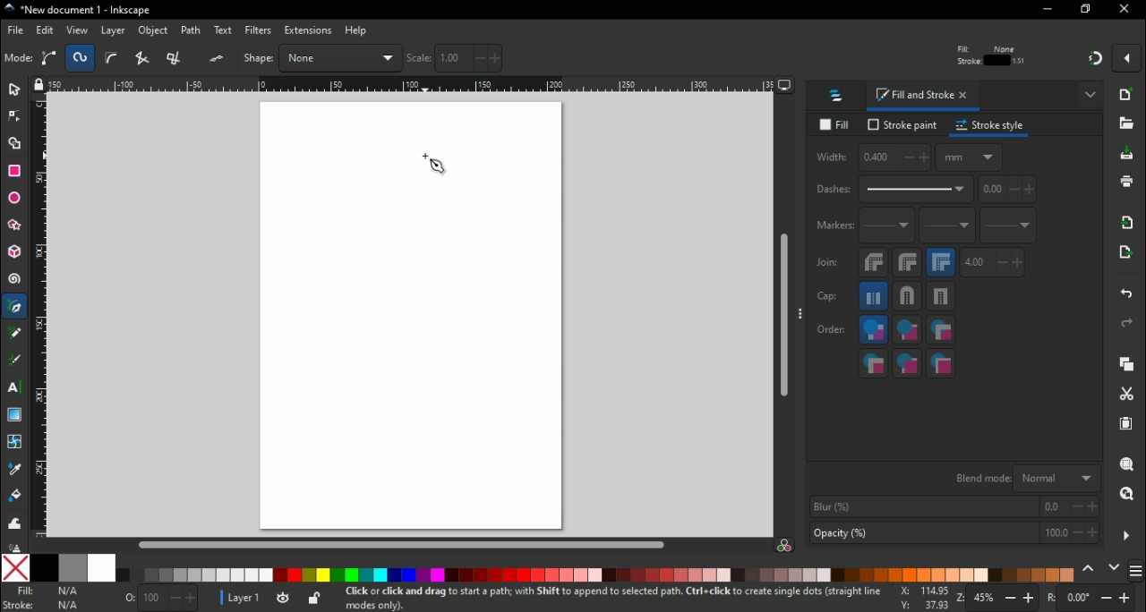  Describe the element at coordinates (1026, 479) in the screenshot. I see `blend mode` at that location.